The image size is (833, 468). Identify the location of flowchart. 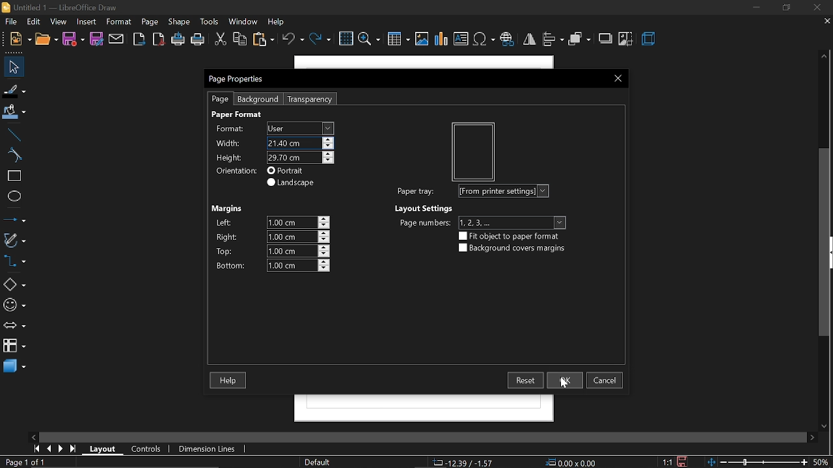
(14, 344).